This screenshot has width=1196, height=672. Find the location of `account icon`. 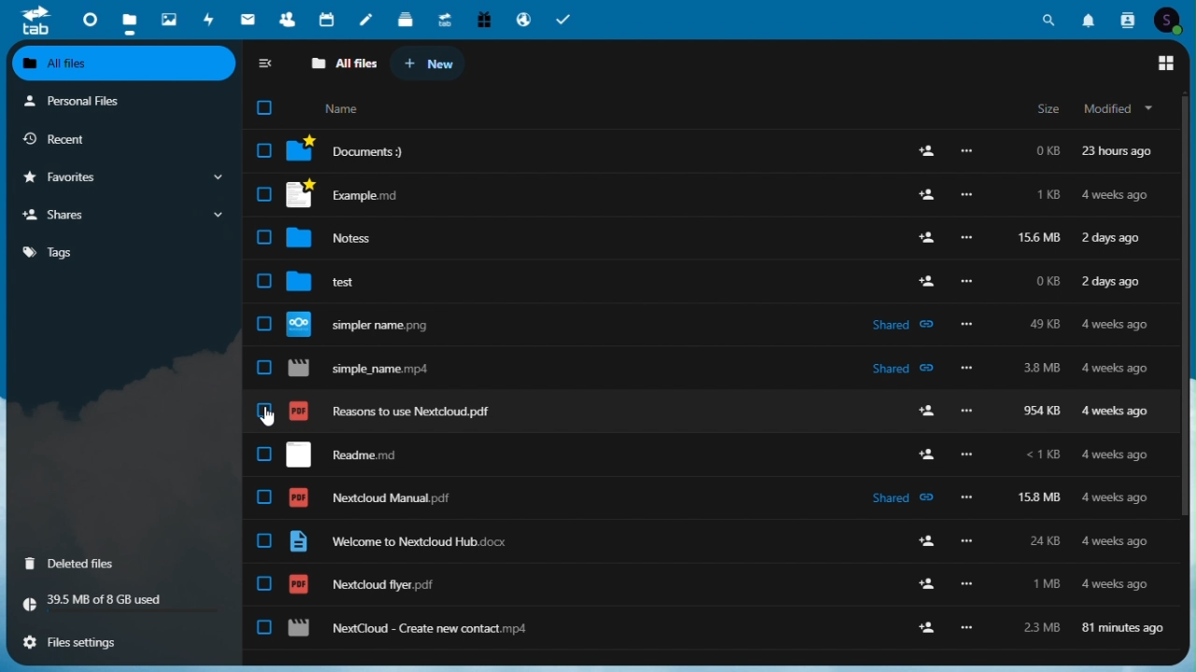

account icon is located at coordinates (1172, 20).